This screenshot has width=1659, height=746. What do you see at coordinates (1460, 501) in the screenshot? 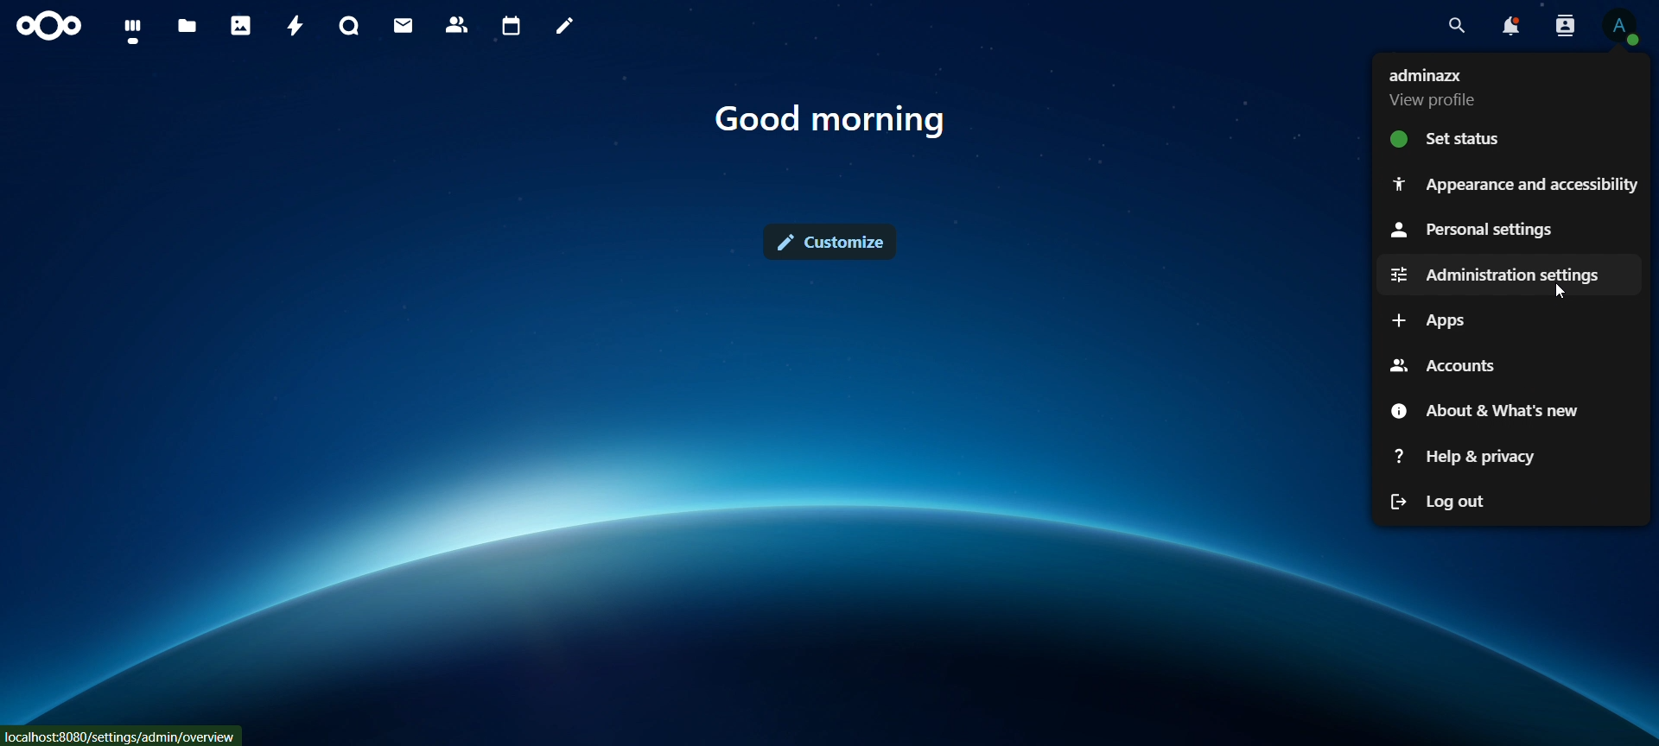
I see `log out` at bounding box center [1460, 501].